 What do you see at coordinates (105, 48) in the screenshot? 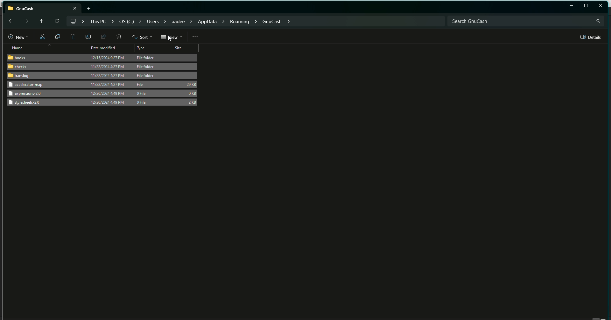
I see `Date Modified` at bounding box center [105, 48].